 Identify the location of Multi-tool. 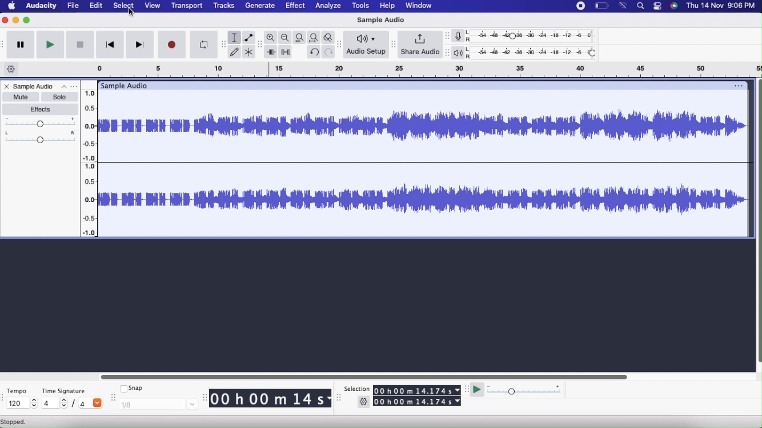
(250, 51).